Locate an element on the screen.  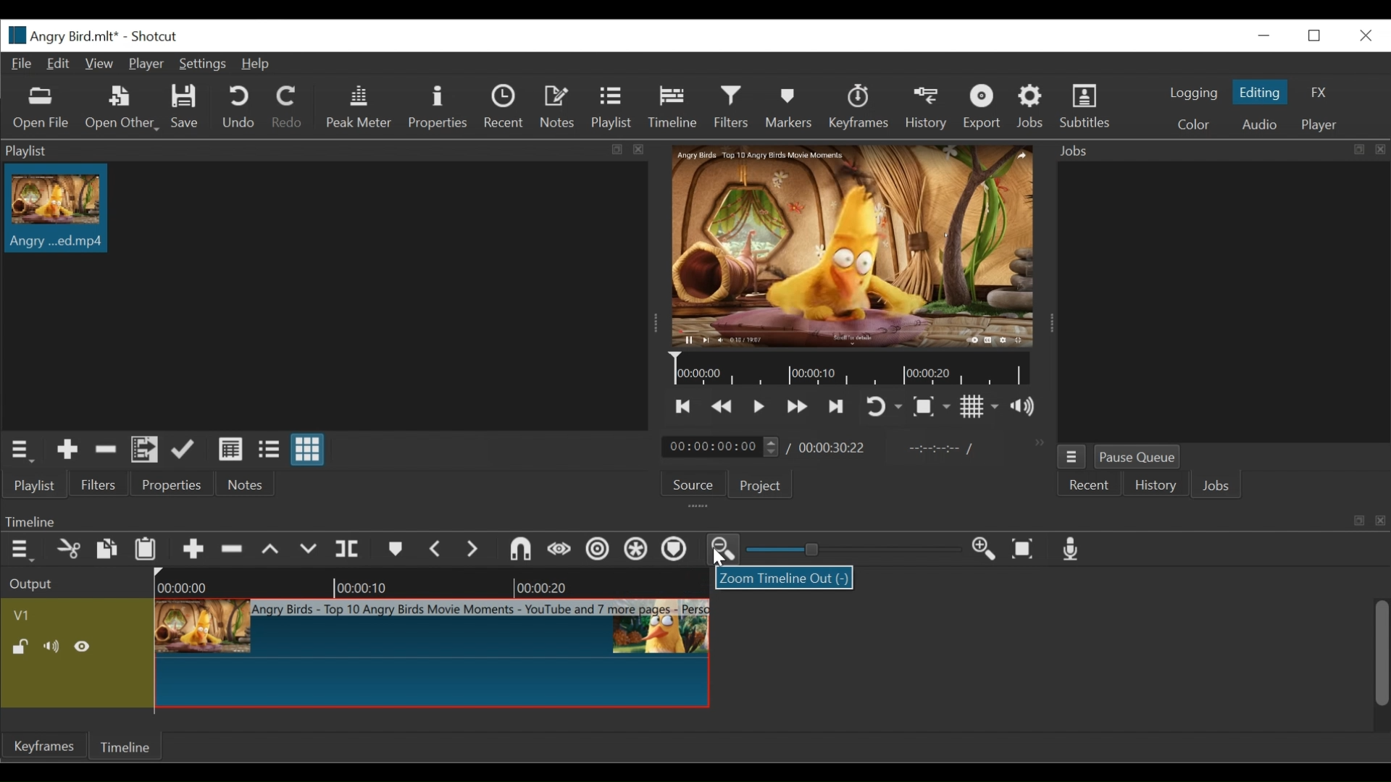
Toggle player on looping is located at coordinates (883, 408).